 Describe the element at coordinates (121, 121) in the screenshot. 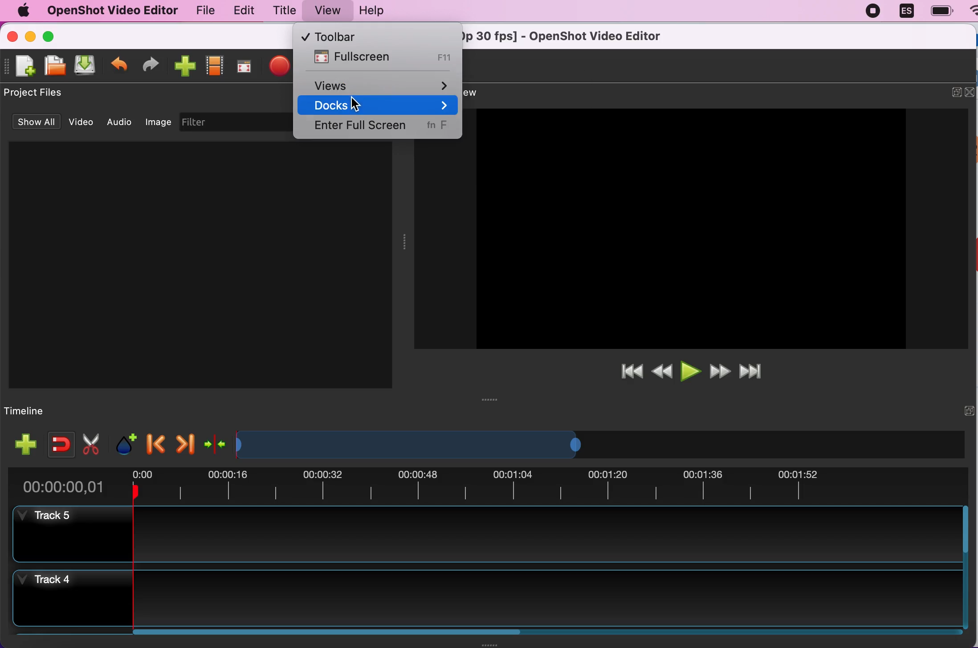

I see `audio` at that location.